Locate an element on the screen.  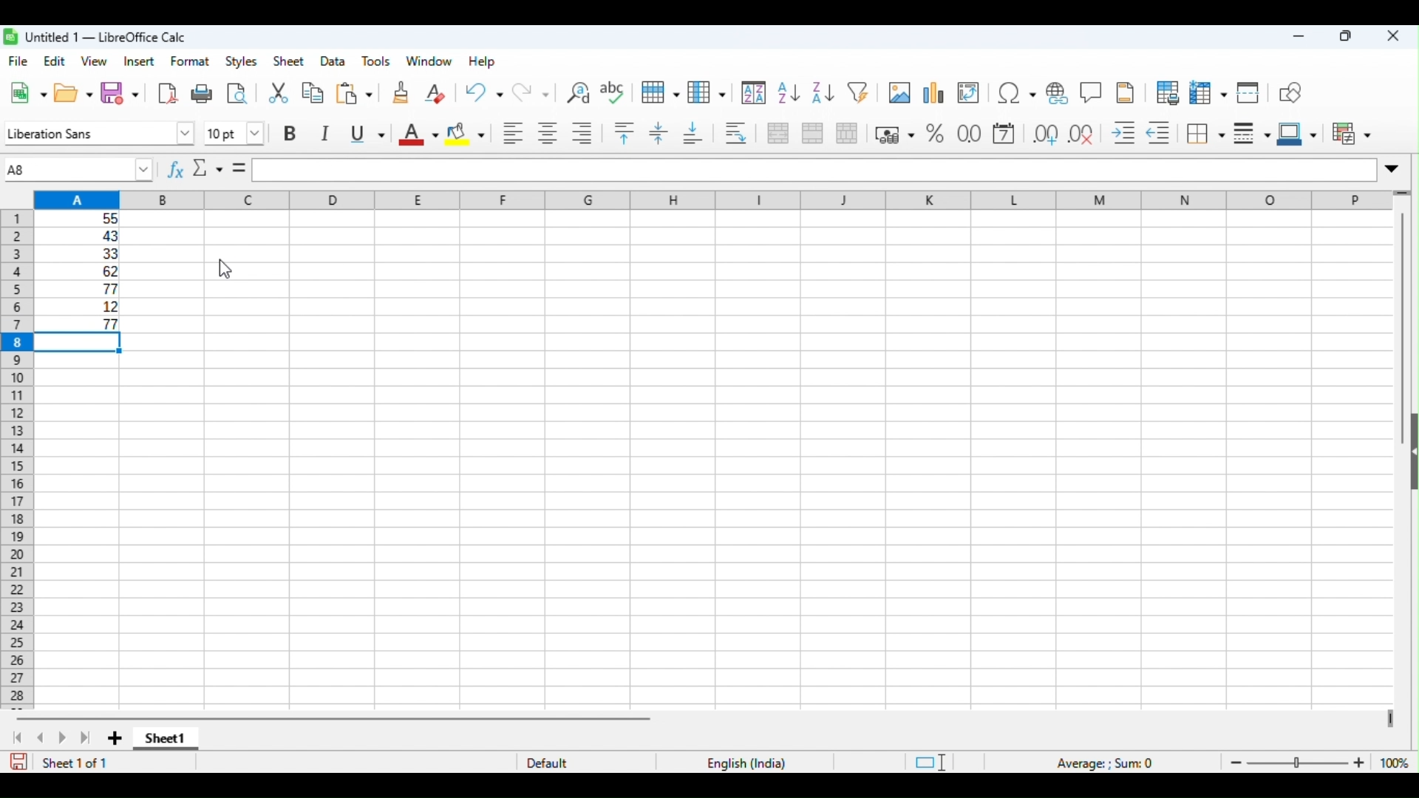
format as number is located at coordinates (970, 134).